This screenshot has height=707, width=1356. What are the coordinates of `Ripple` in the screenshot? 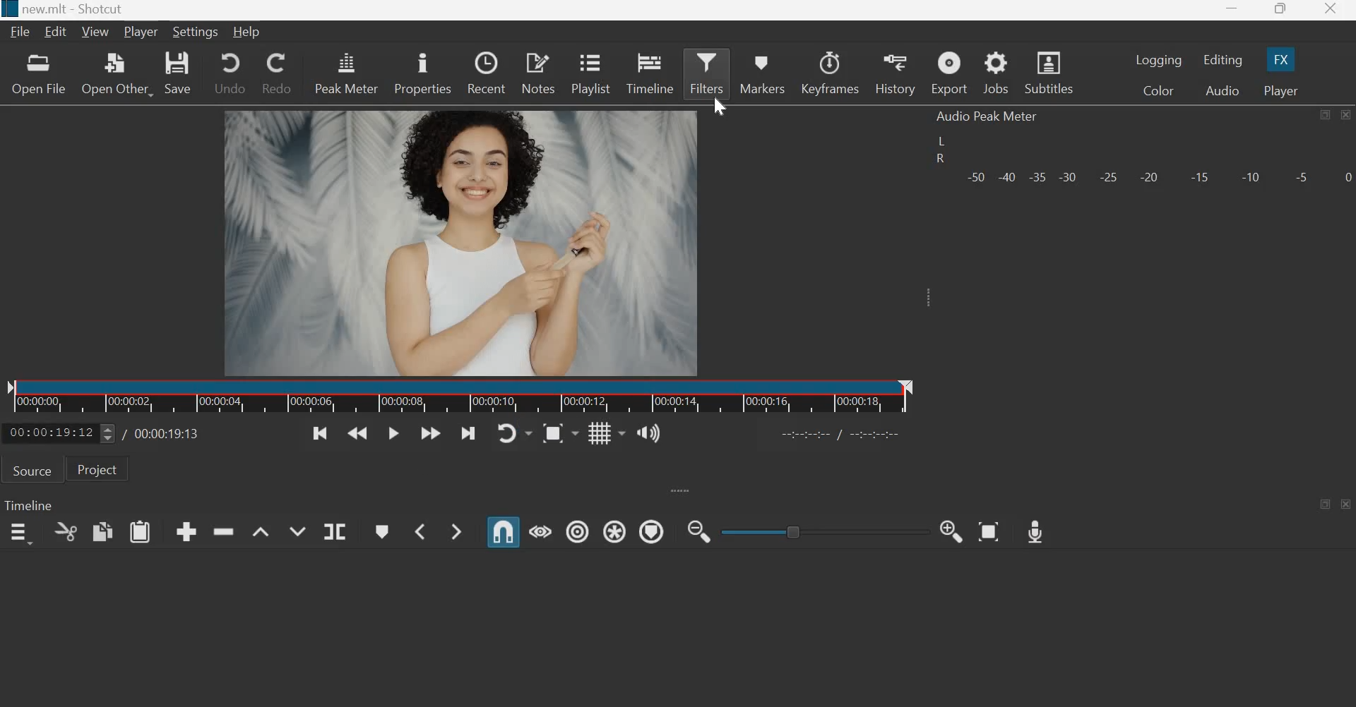 It's located at (578, 529).